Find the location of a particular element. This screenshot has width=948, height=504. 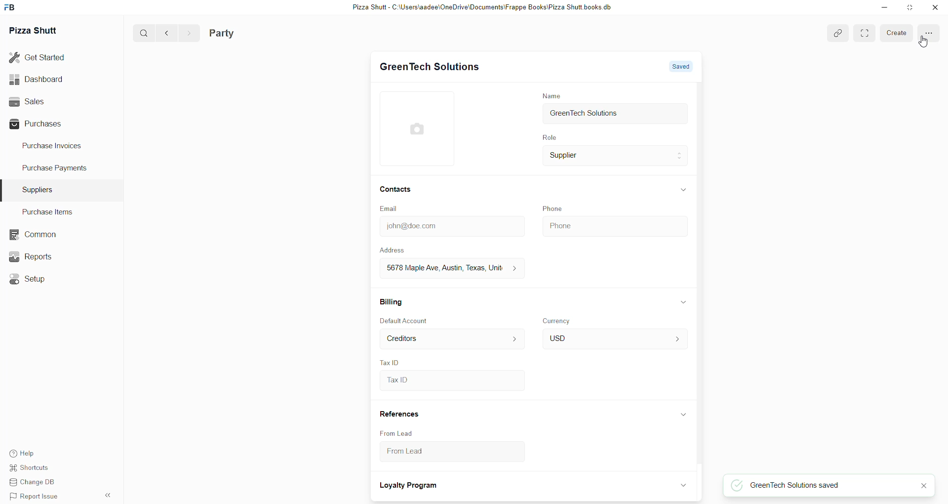

close is located at coordinates (934, 7).